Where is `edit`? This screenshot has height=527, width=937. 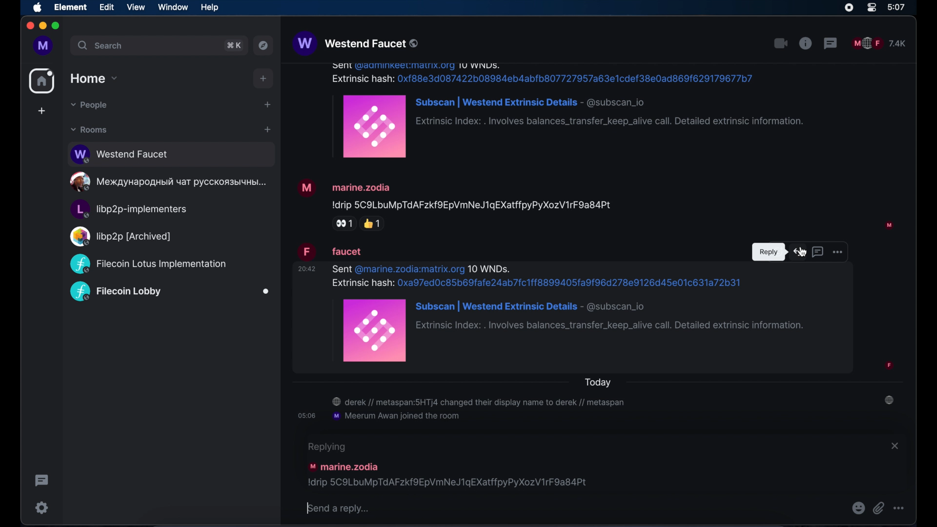
edit is located at coordinates (106, 7).